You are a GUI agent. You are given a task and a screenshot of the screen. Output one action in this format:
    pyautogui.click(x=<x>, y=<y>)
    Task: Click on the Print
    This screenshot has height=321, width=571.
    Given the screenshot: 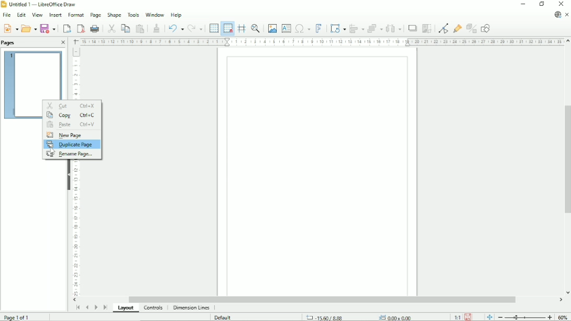 What is the action you would take?
    pyautogui.click(x=95, y=29)
    